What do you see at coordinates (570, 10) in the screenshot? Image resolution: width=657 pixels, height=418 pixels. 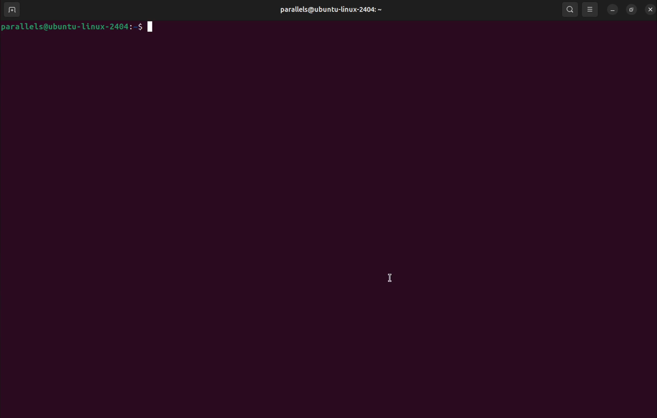 I see `search` at bounding box center [570, 10].